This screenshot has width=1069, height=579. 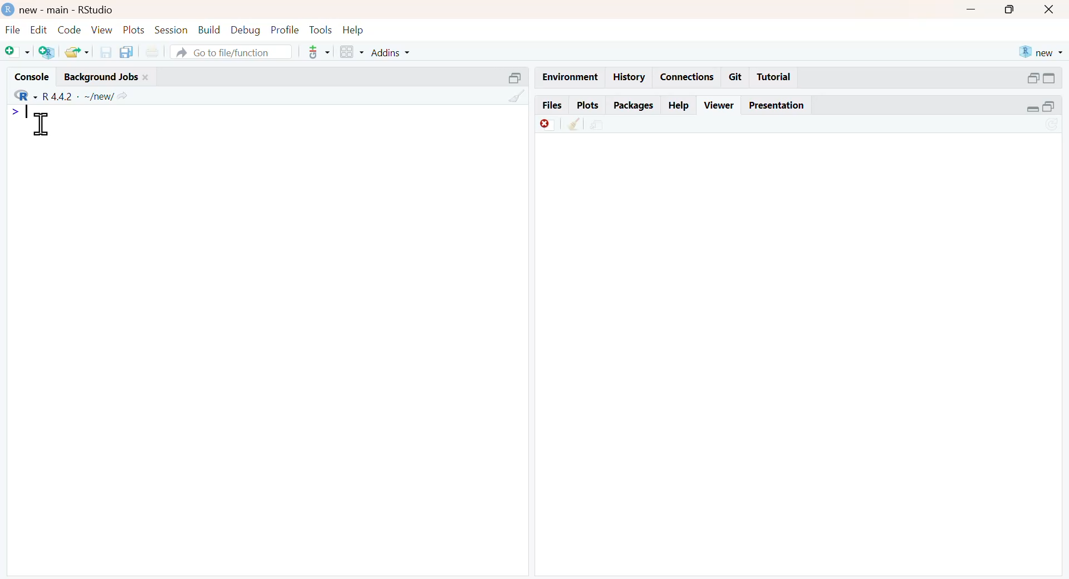 I want to click on session, so click(x=171, y=29).